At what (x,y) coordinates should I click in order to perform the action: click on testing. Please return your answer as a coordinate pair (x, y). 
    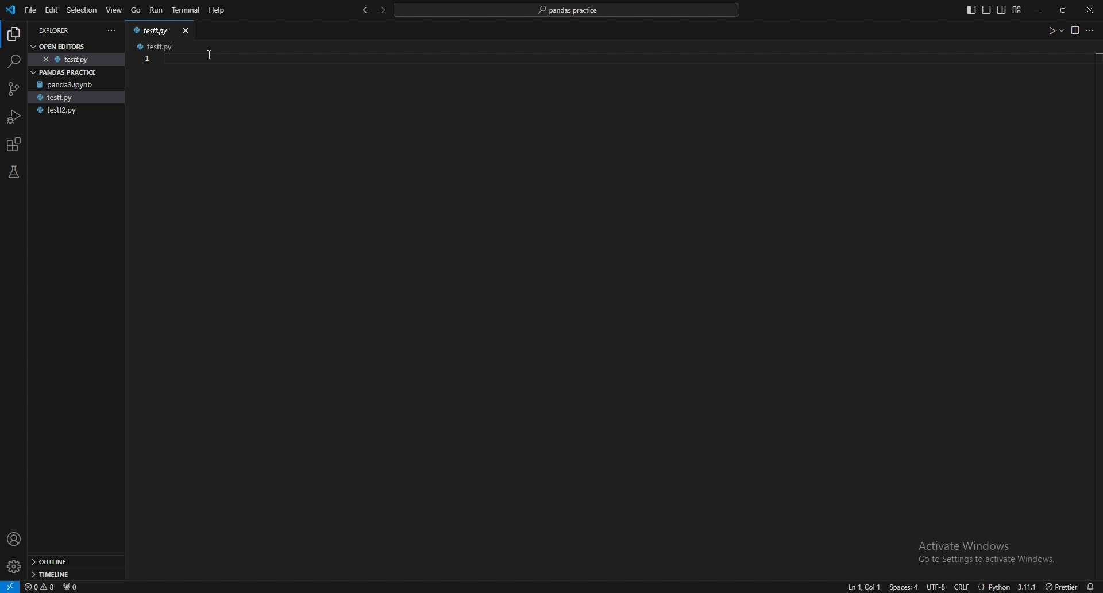
    Looking at the image, I should click on (14, 172).